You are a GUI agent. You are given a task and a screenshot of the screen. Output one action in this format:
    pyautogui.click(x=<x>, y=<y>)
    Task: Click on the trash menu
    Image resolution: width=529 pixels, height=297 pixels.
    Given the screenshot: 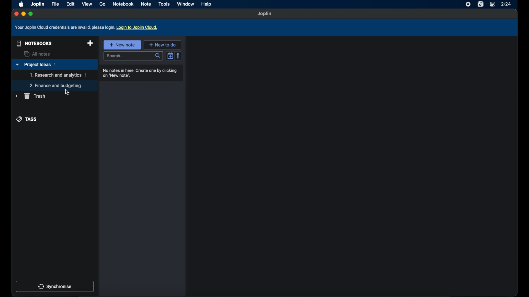 What is the action you would take?
    pyautogui.click(x=30, y=96)
    